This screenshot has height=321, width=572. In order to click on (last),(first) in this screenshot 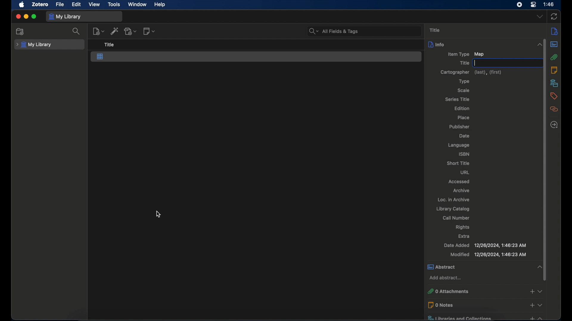, I will do `click(488, 73)`.